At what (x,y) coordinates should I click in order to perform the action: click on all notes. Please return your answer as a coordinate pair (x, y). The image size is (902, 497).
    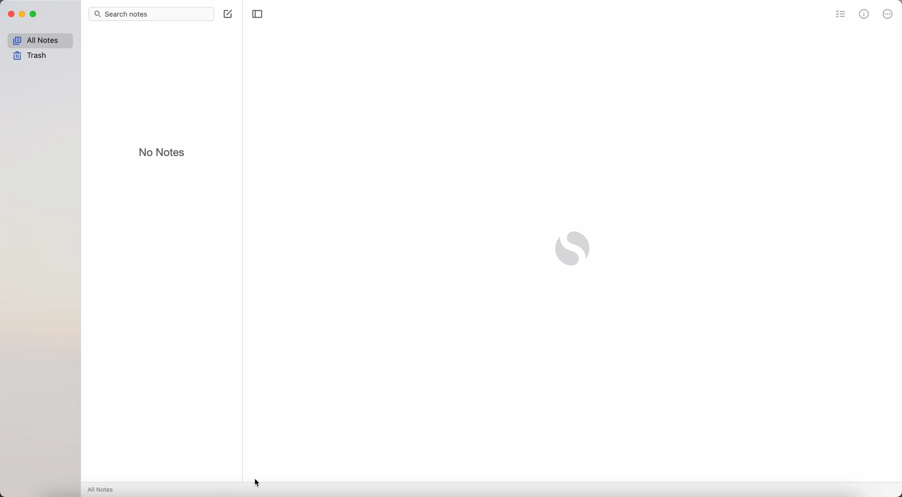
    Looking at the image, I should click on (102, 490).